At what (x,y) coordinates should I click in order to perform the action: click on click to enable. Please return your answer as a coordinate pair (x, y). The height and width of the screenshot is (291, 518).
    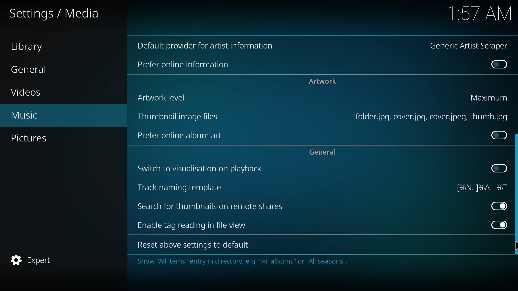
    Looking at the image, I should click on (497, 168).